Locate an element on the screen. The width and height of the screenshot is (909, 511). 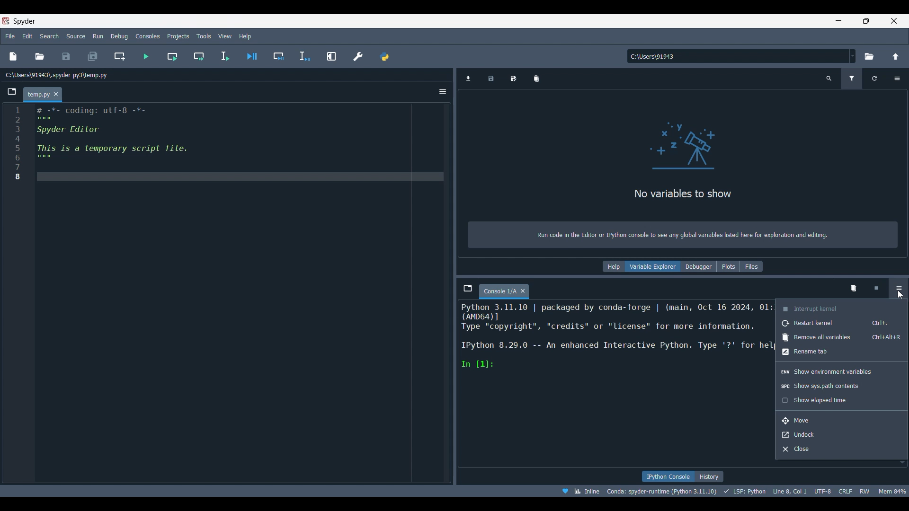
Close interface is located at coordinates (894, 21).